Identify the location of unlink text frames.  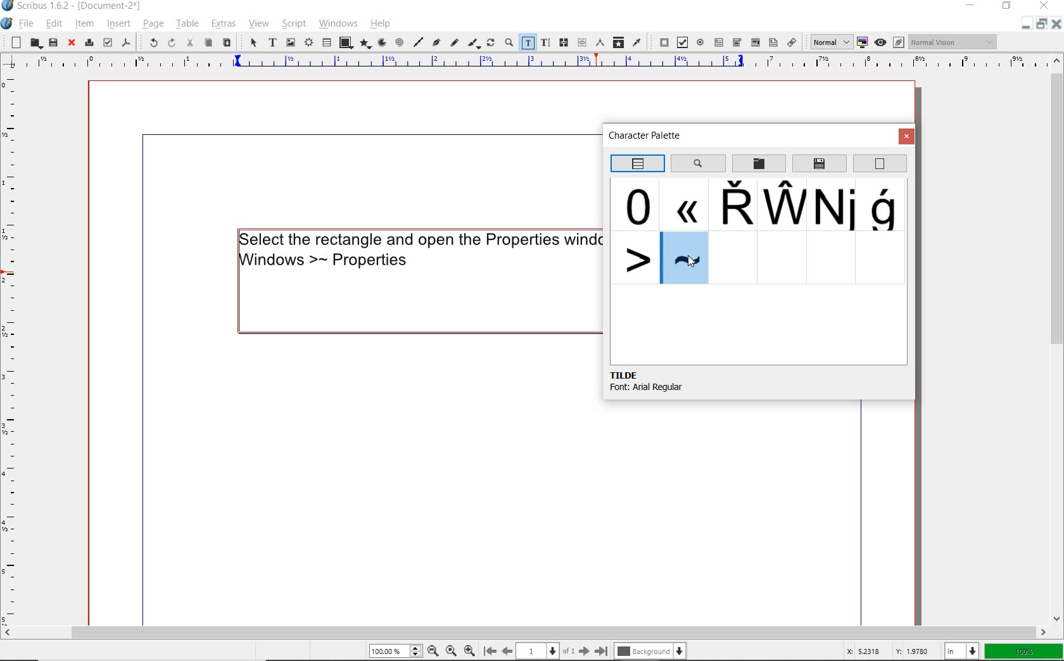
(581, 42).